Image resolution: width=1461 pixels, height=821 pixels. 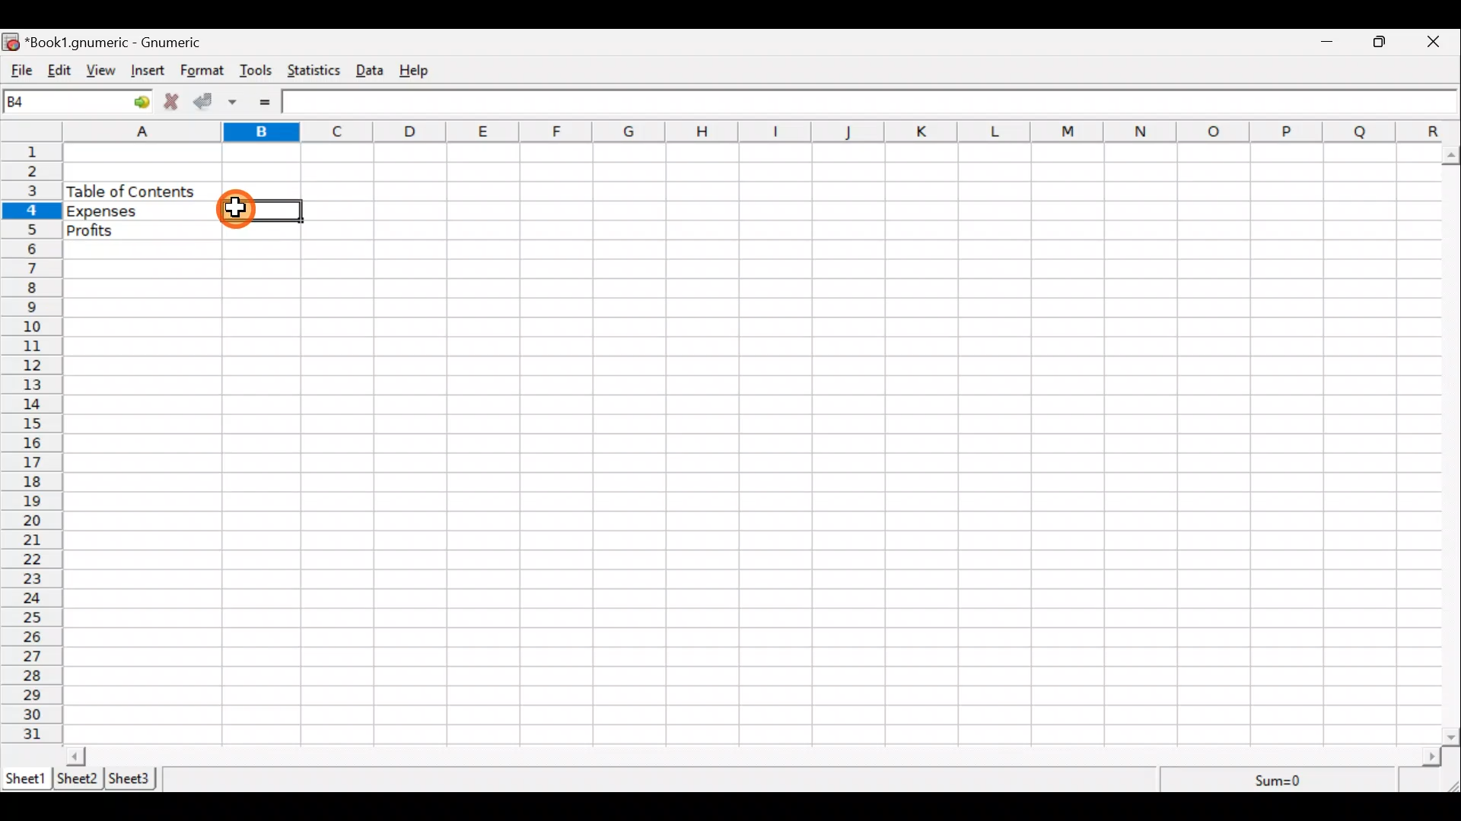 What do you see at coordinates (317, 72) in the screenshot?
I see `Statistics` at bounding box center [317, 72].